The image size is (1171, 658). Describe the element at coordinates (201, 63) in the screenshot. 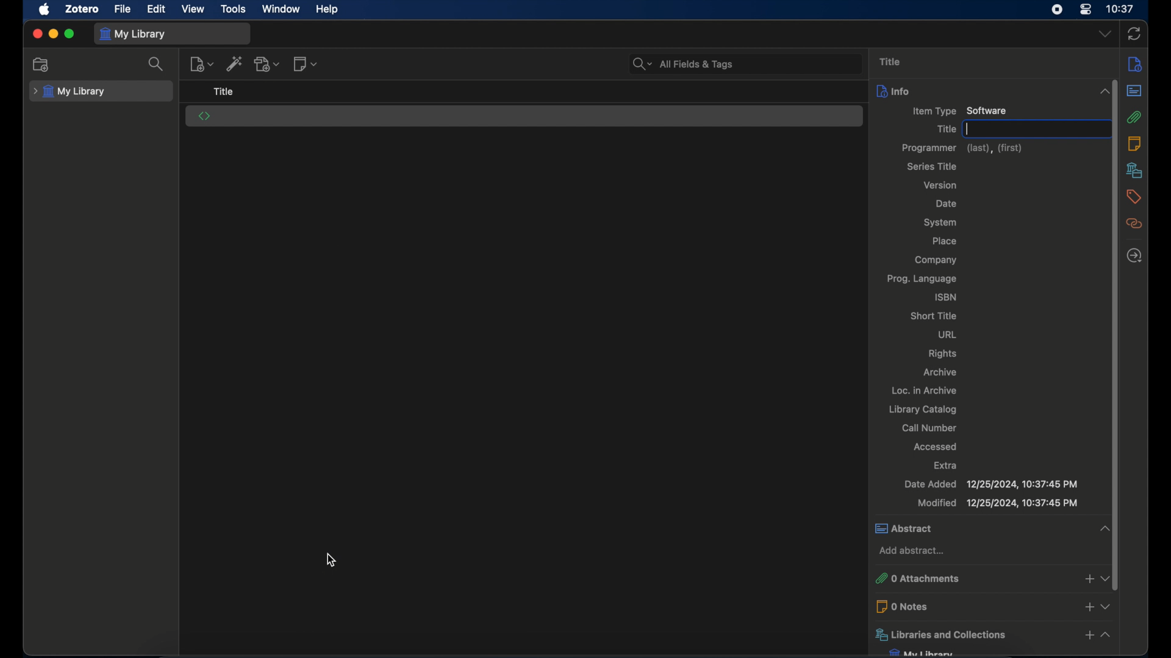

I see `new item` at that location.